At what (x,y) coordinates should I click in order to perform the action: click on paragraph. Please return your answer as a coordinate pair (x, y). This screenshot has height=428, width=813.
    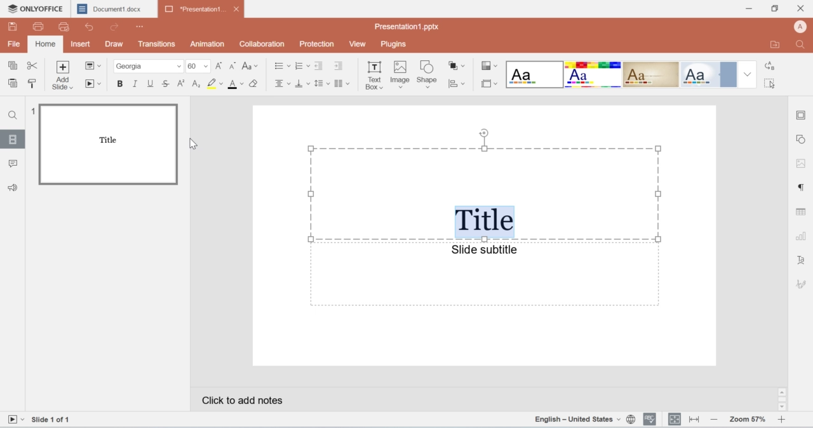
    Looking at the image, I should click on (342, 84).